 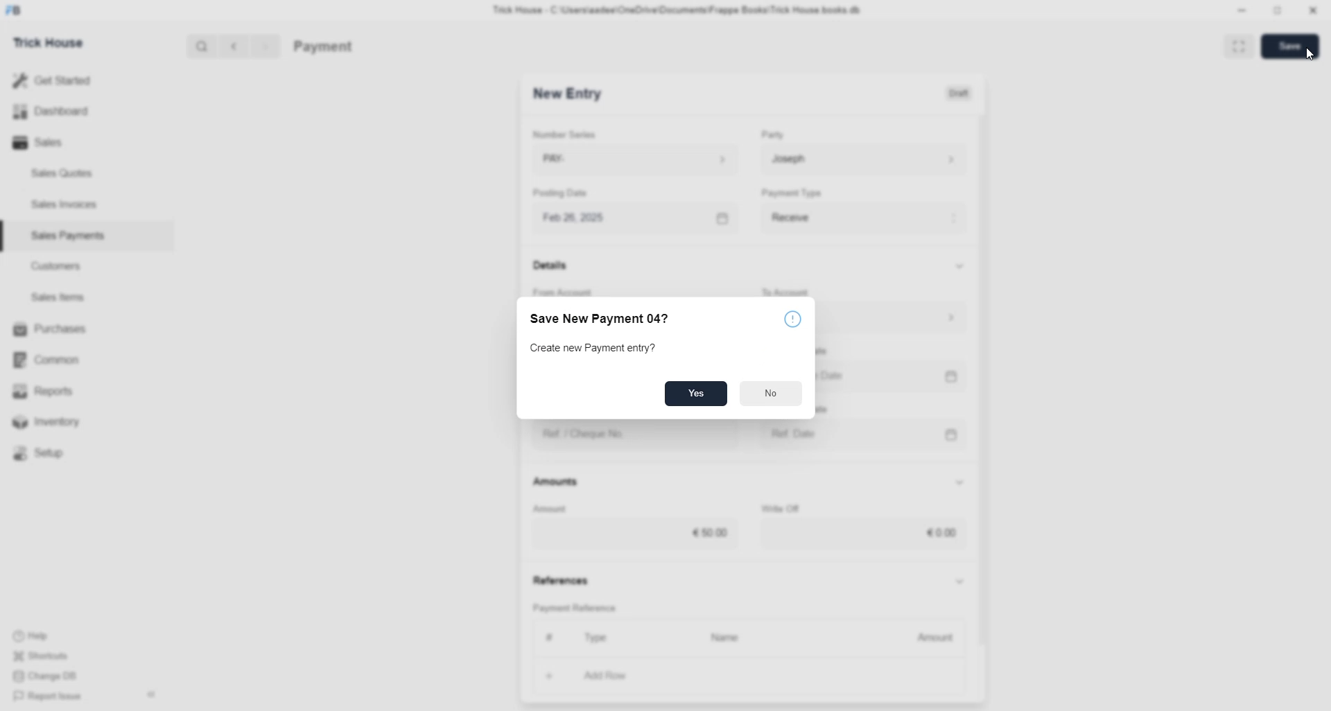 I want to click on Write Off, so click(x=779, y=509).